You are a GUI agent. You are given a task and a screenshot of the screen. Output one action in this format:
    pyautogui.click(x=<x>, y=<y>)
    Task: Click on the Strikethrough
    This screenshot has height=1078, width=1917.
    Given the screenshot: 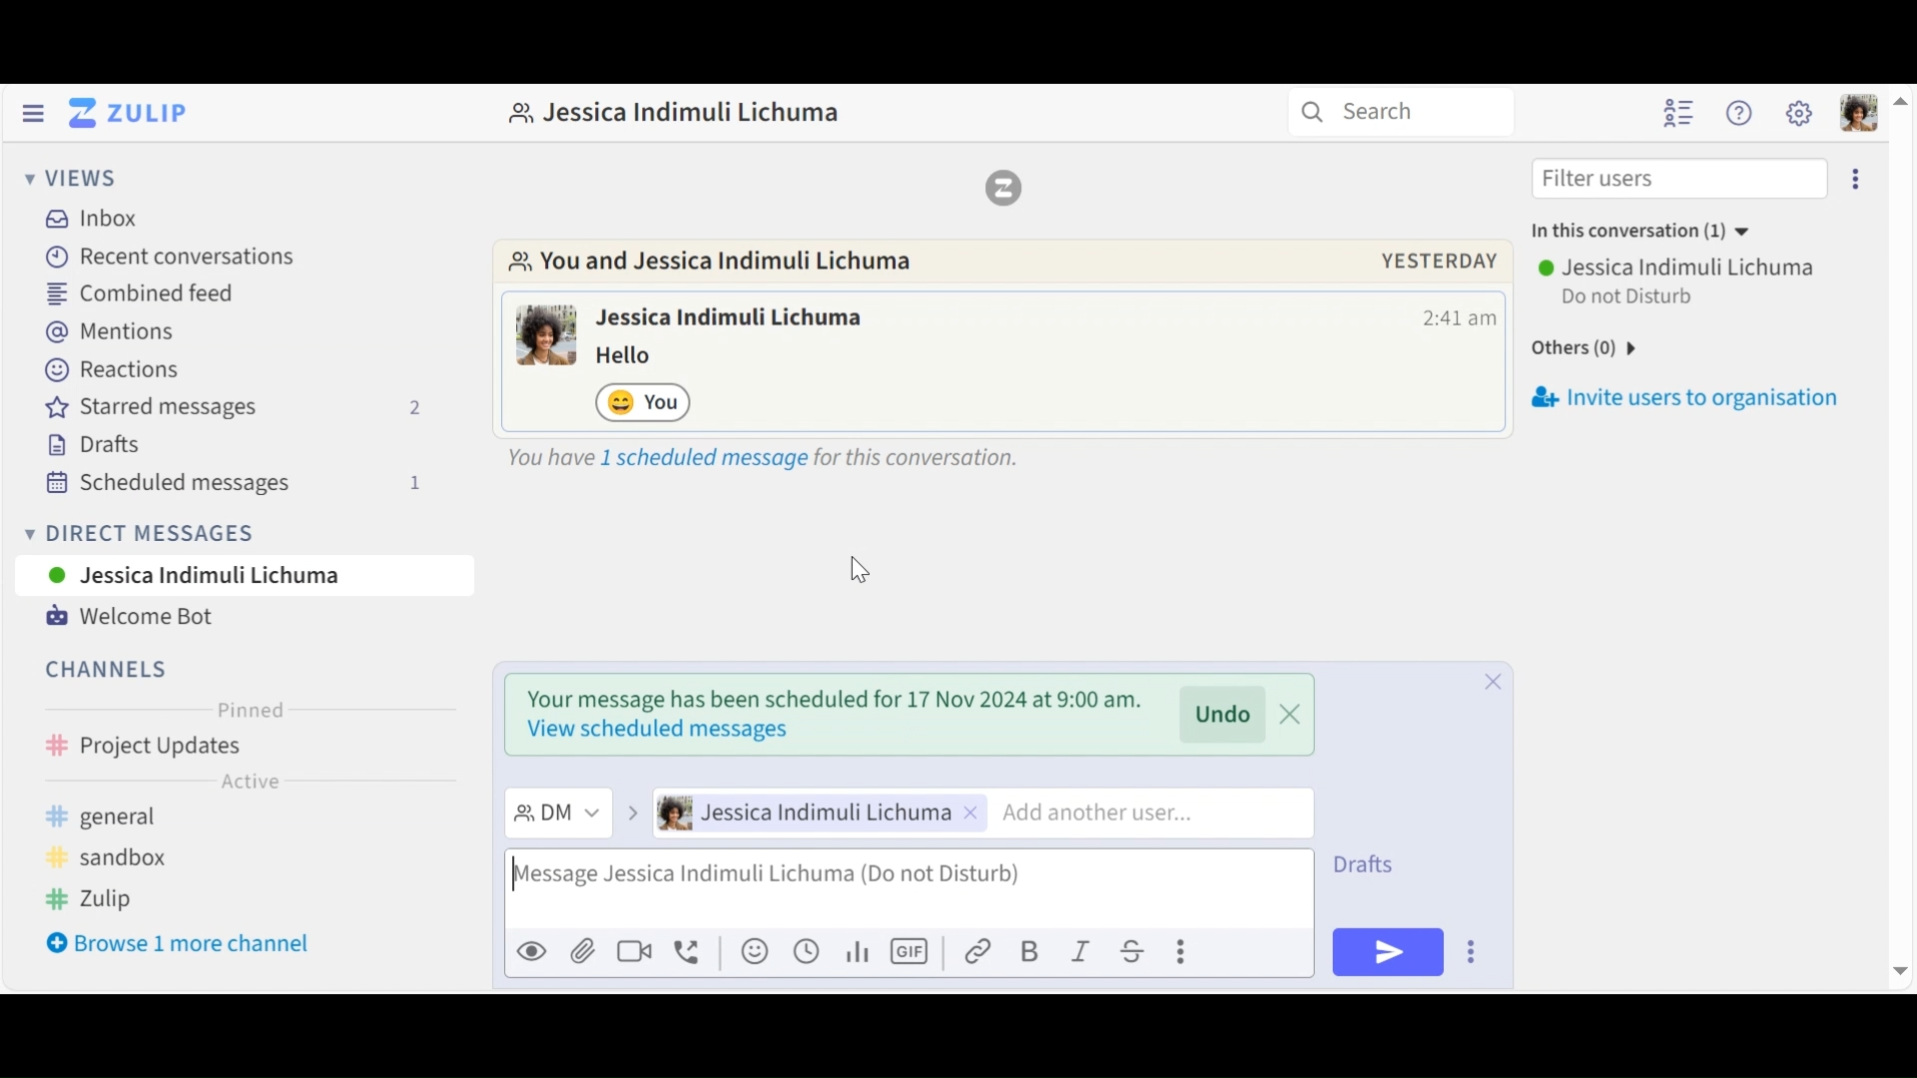 What is the action you would take?
    pyautogui.click(x=1129, y=951)
    